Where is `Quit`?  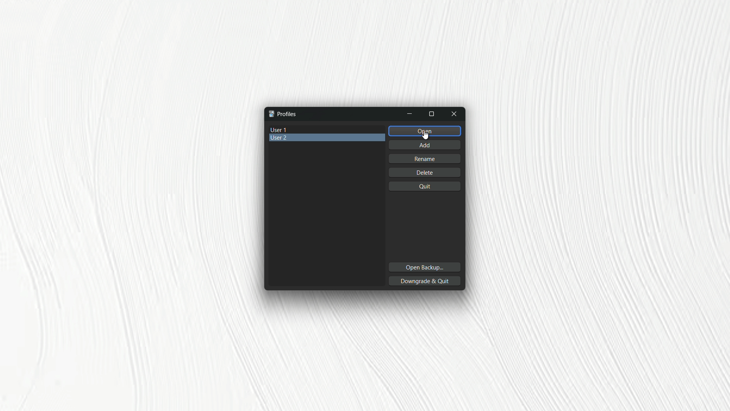 Quit is located at coordinates (425, 187).